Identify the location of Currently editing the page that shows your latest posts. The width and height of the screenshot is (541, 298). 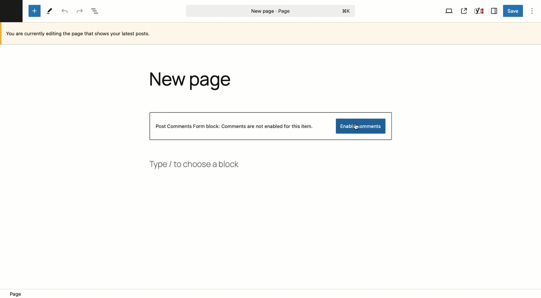
(80, 34).